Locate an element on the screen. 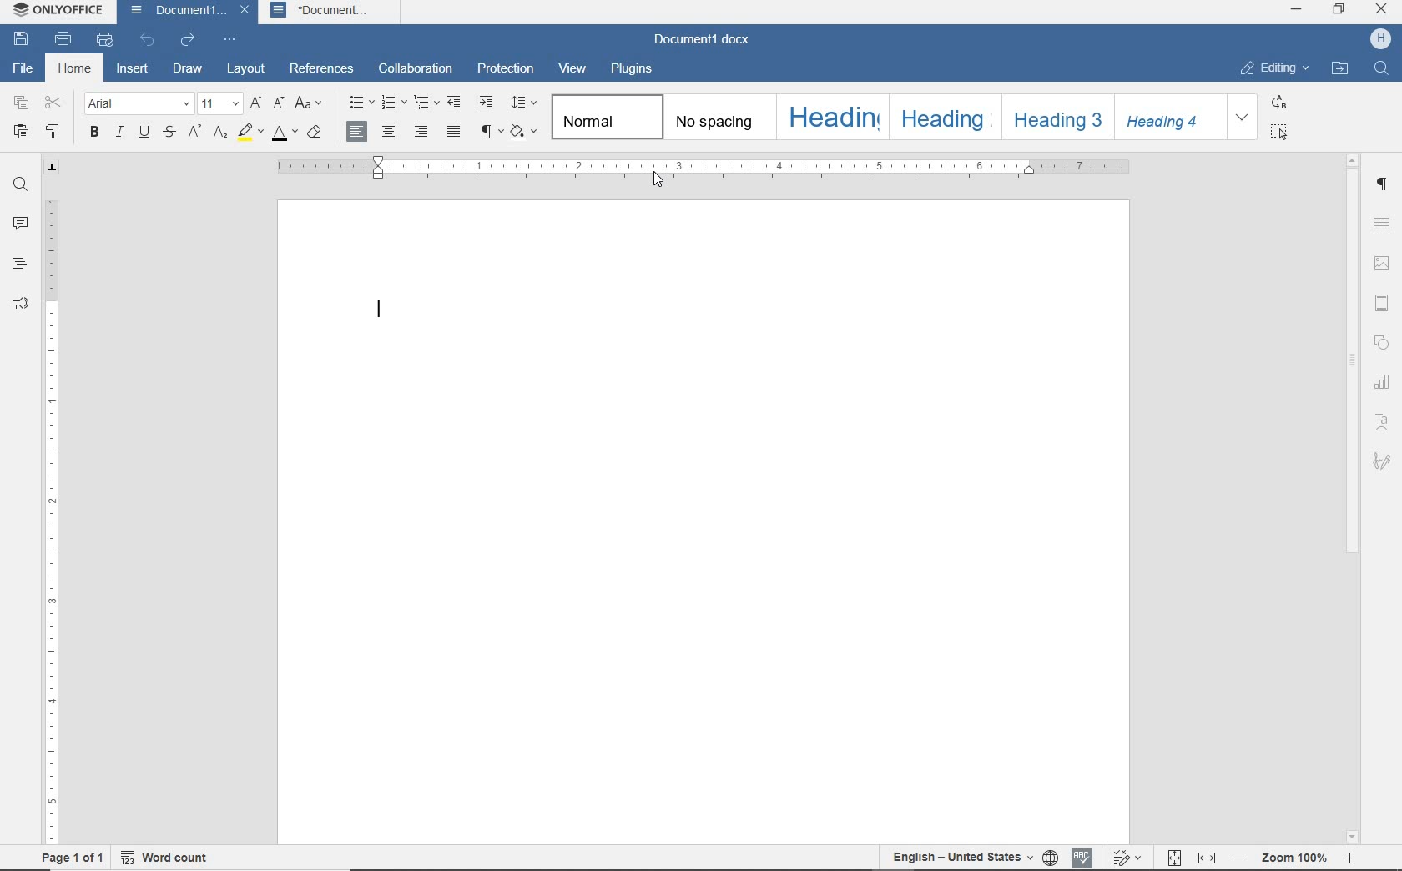  CUSTOMIZE QUICK ACCESS TOOLBAR is located at coordinates (230, 39).